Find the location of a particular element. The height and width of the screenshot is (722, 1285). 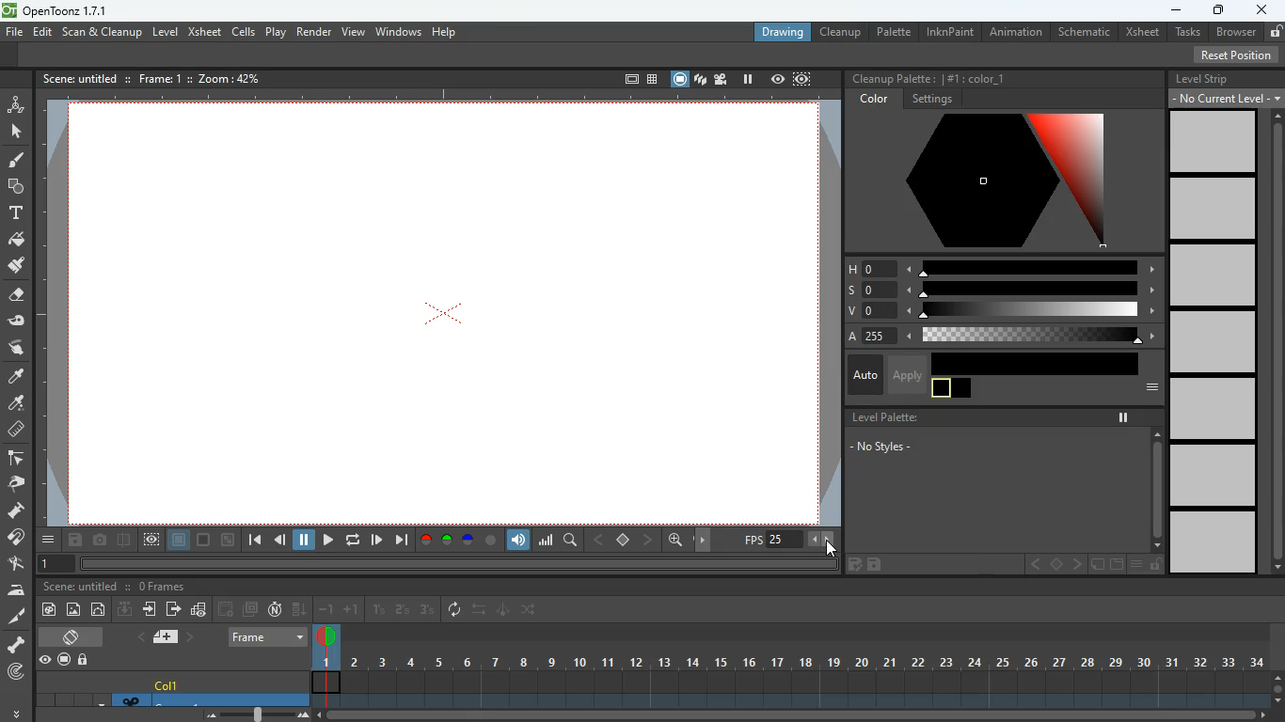

paint is located at coordinates (47, 610).